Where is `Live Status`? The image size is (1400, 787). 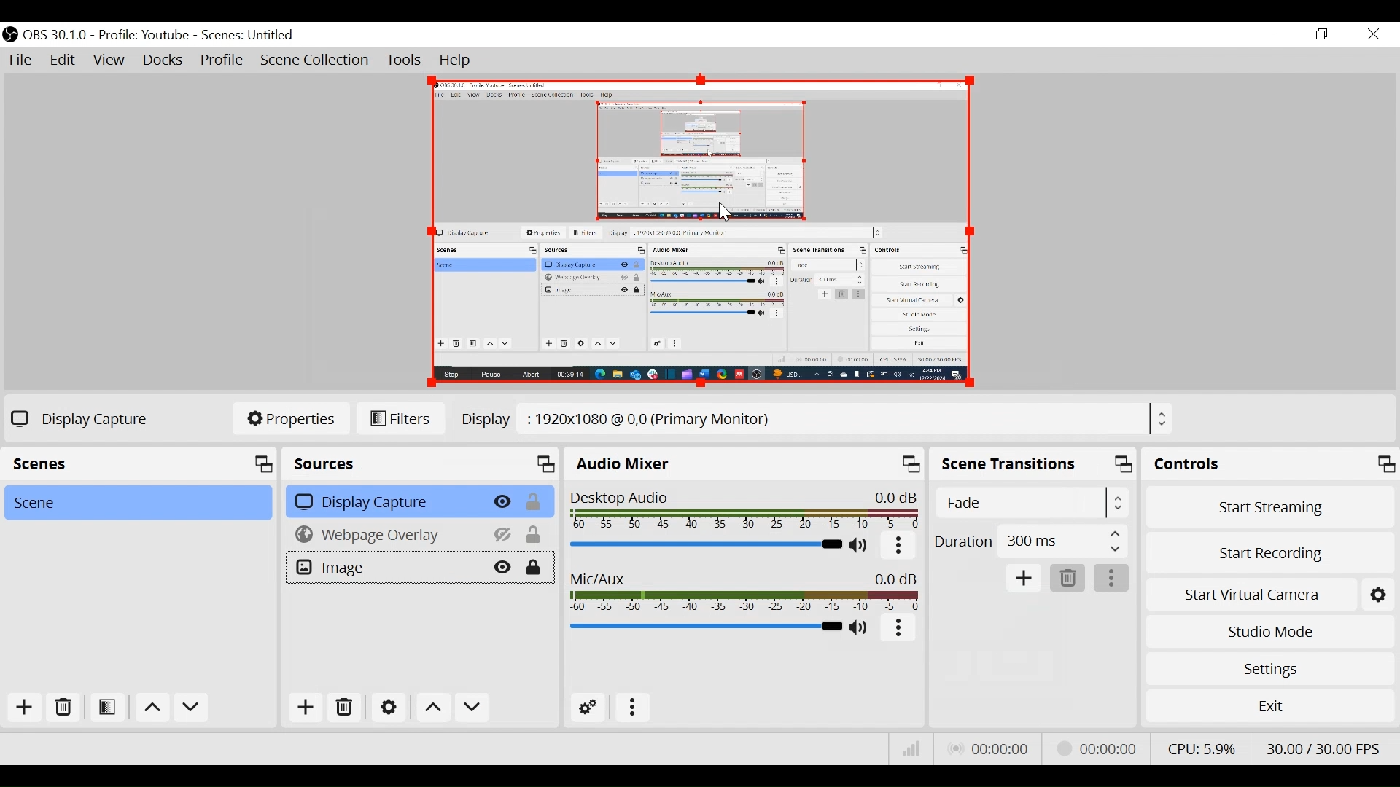 Live Status is located at coordinates (990, 748).